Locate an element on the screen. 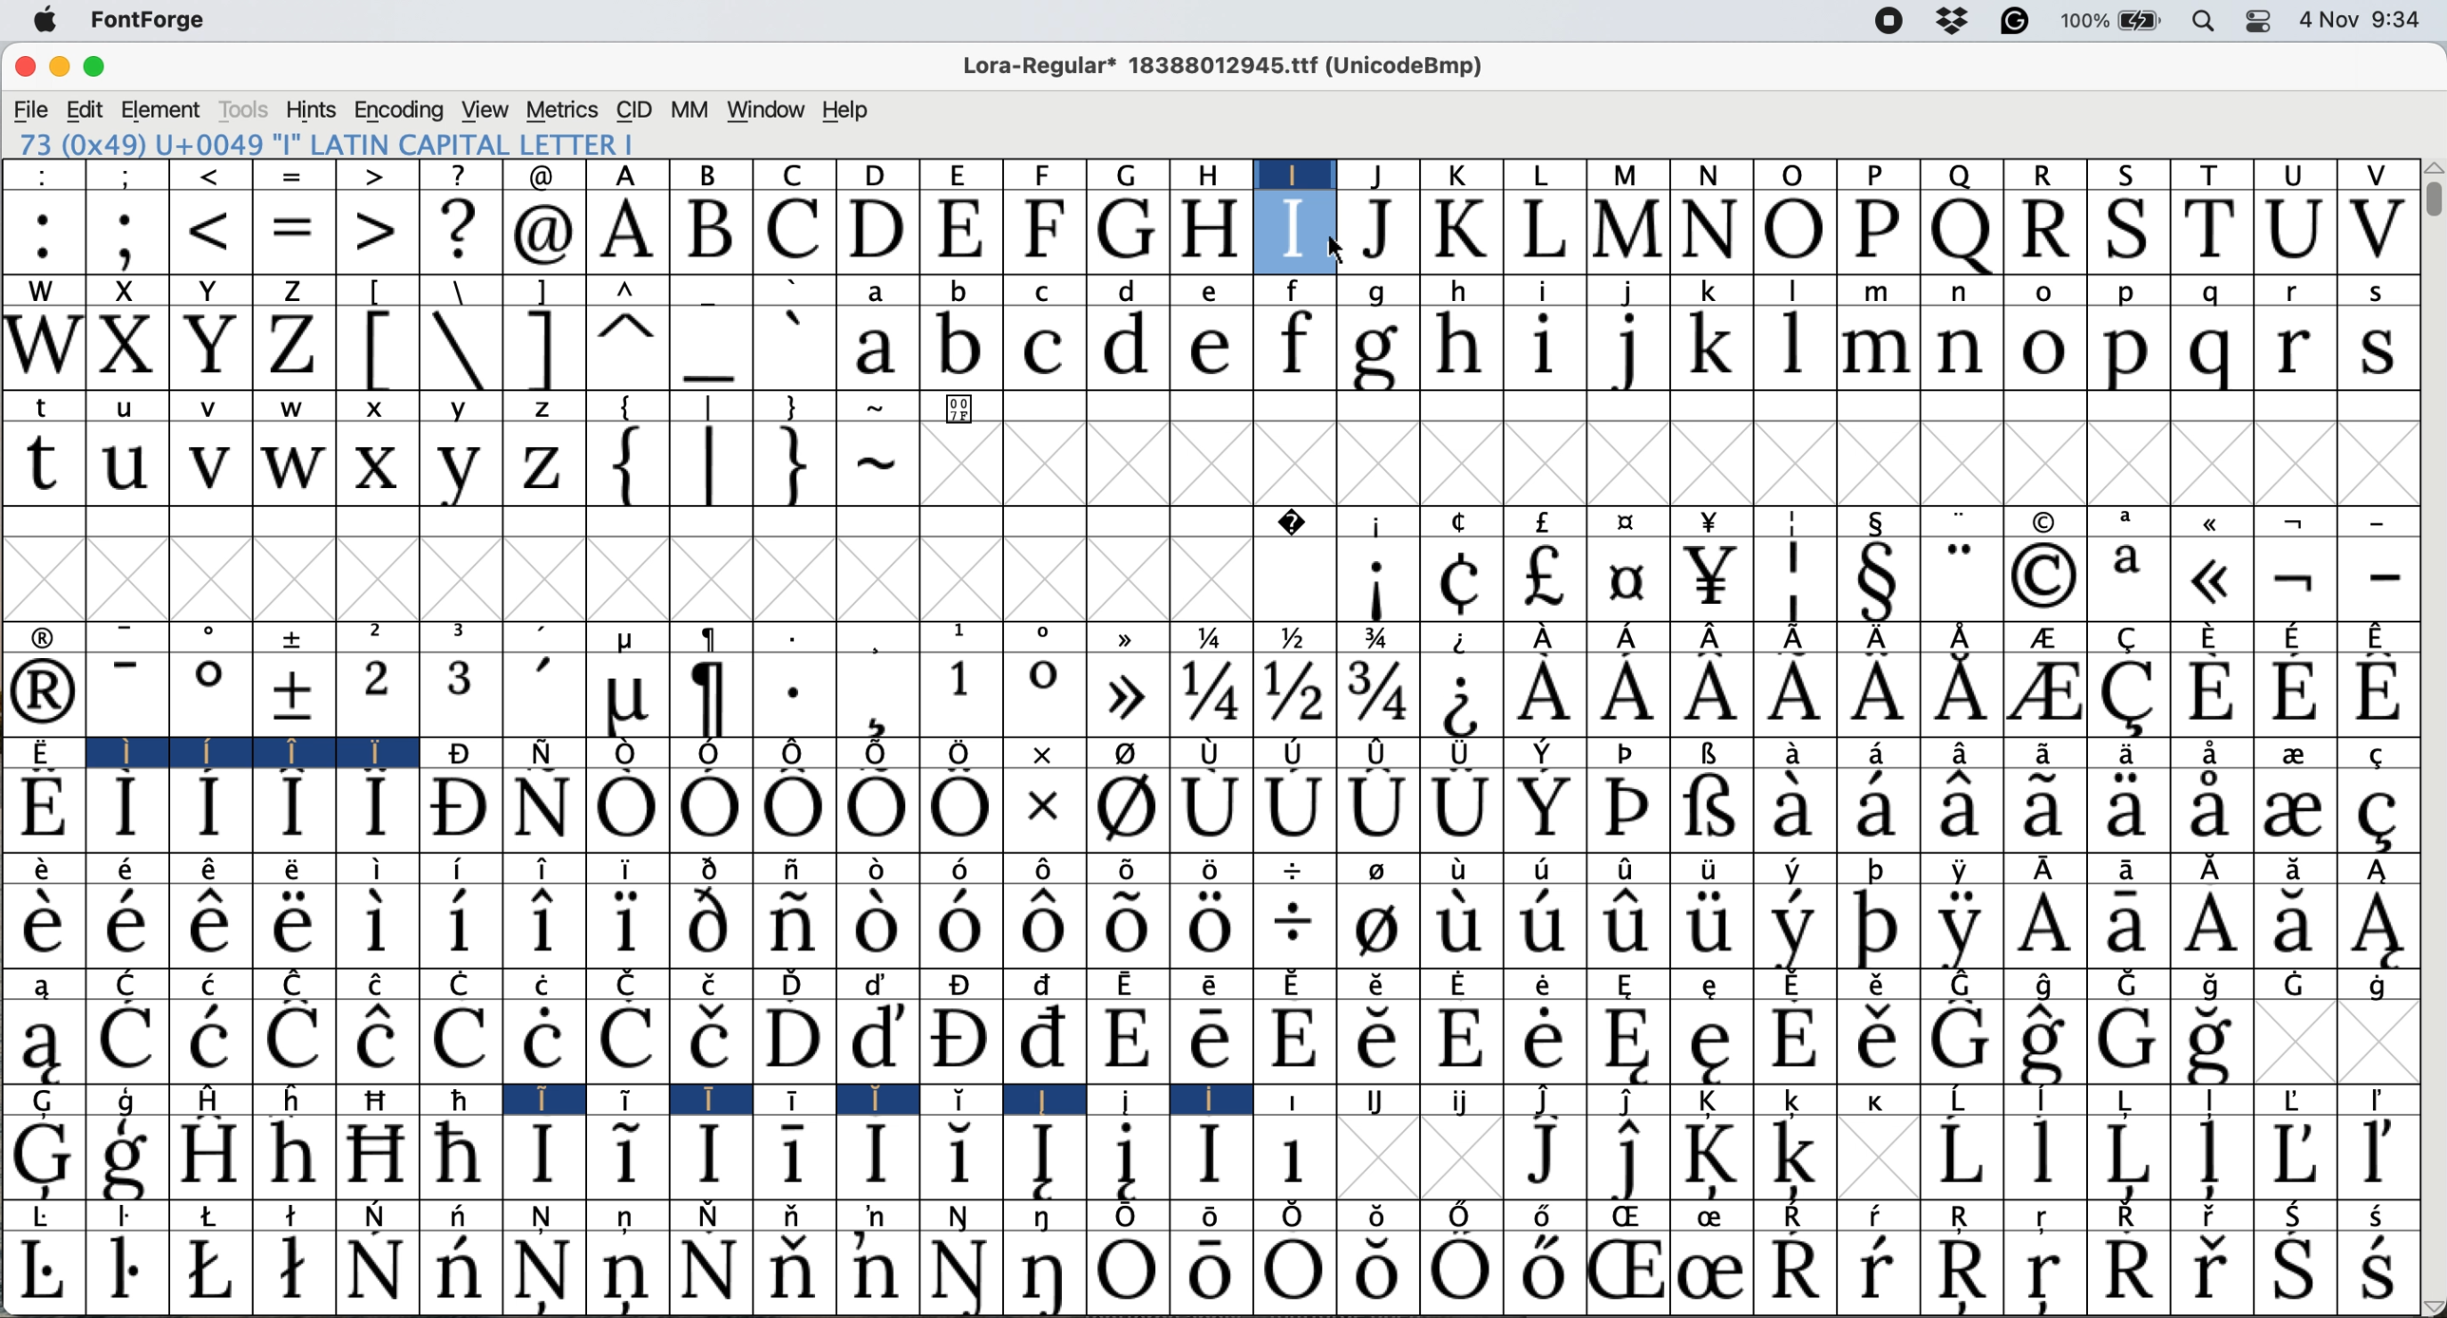 This screenshot has height=1318, width=2447. Symbol is located at coordinates (1541, 579).